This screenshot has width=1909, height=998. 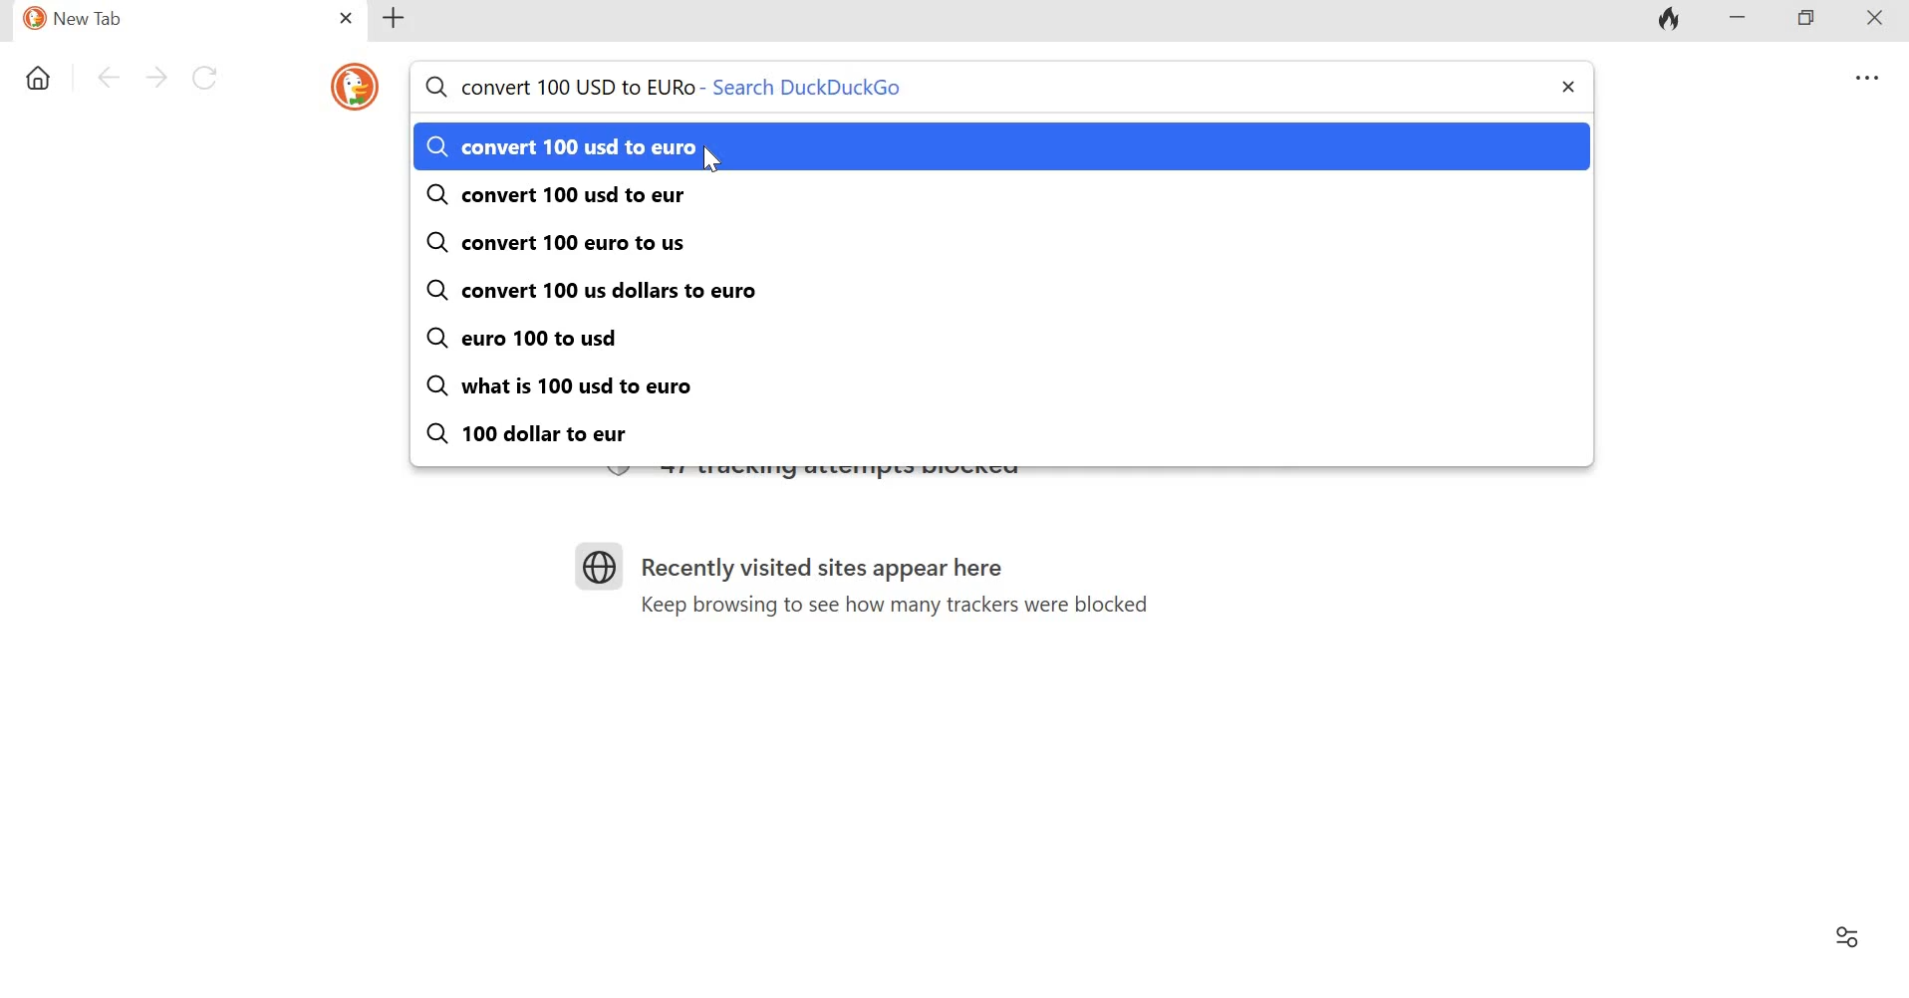 I want to click on convert 100 euro to us, so click(x=556, y=242).